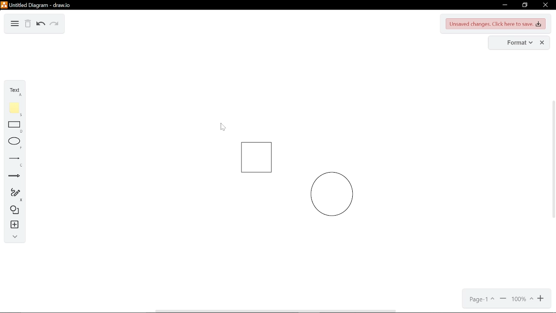  Describe the element at coordinates (220, 126) in the screenshot. I see `cursor` at that location.